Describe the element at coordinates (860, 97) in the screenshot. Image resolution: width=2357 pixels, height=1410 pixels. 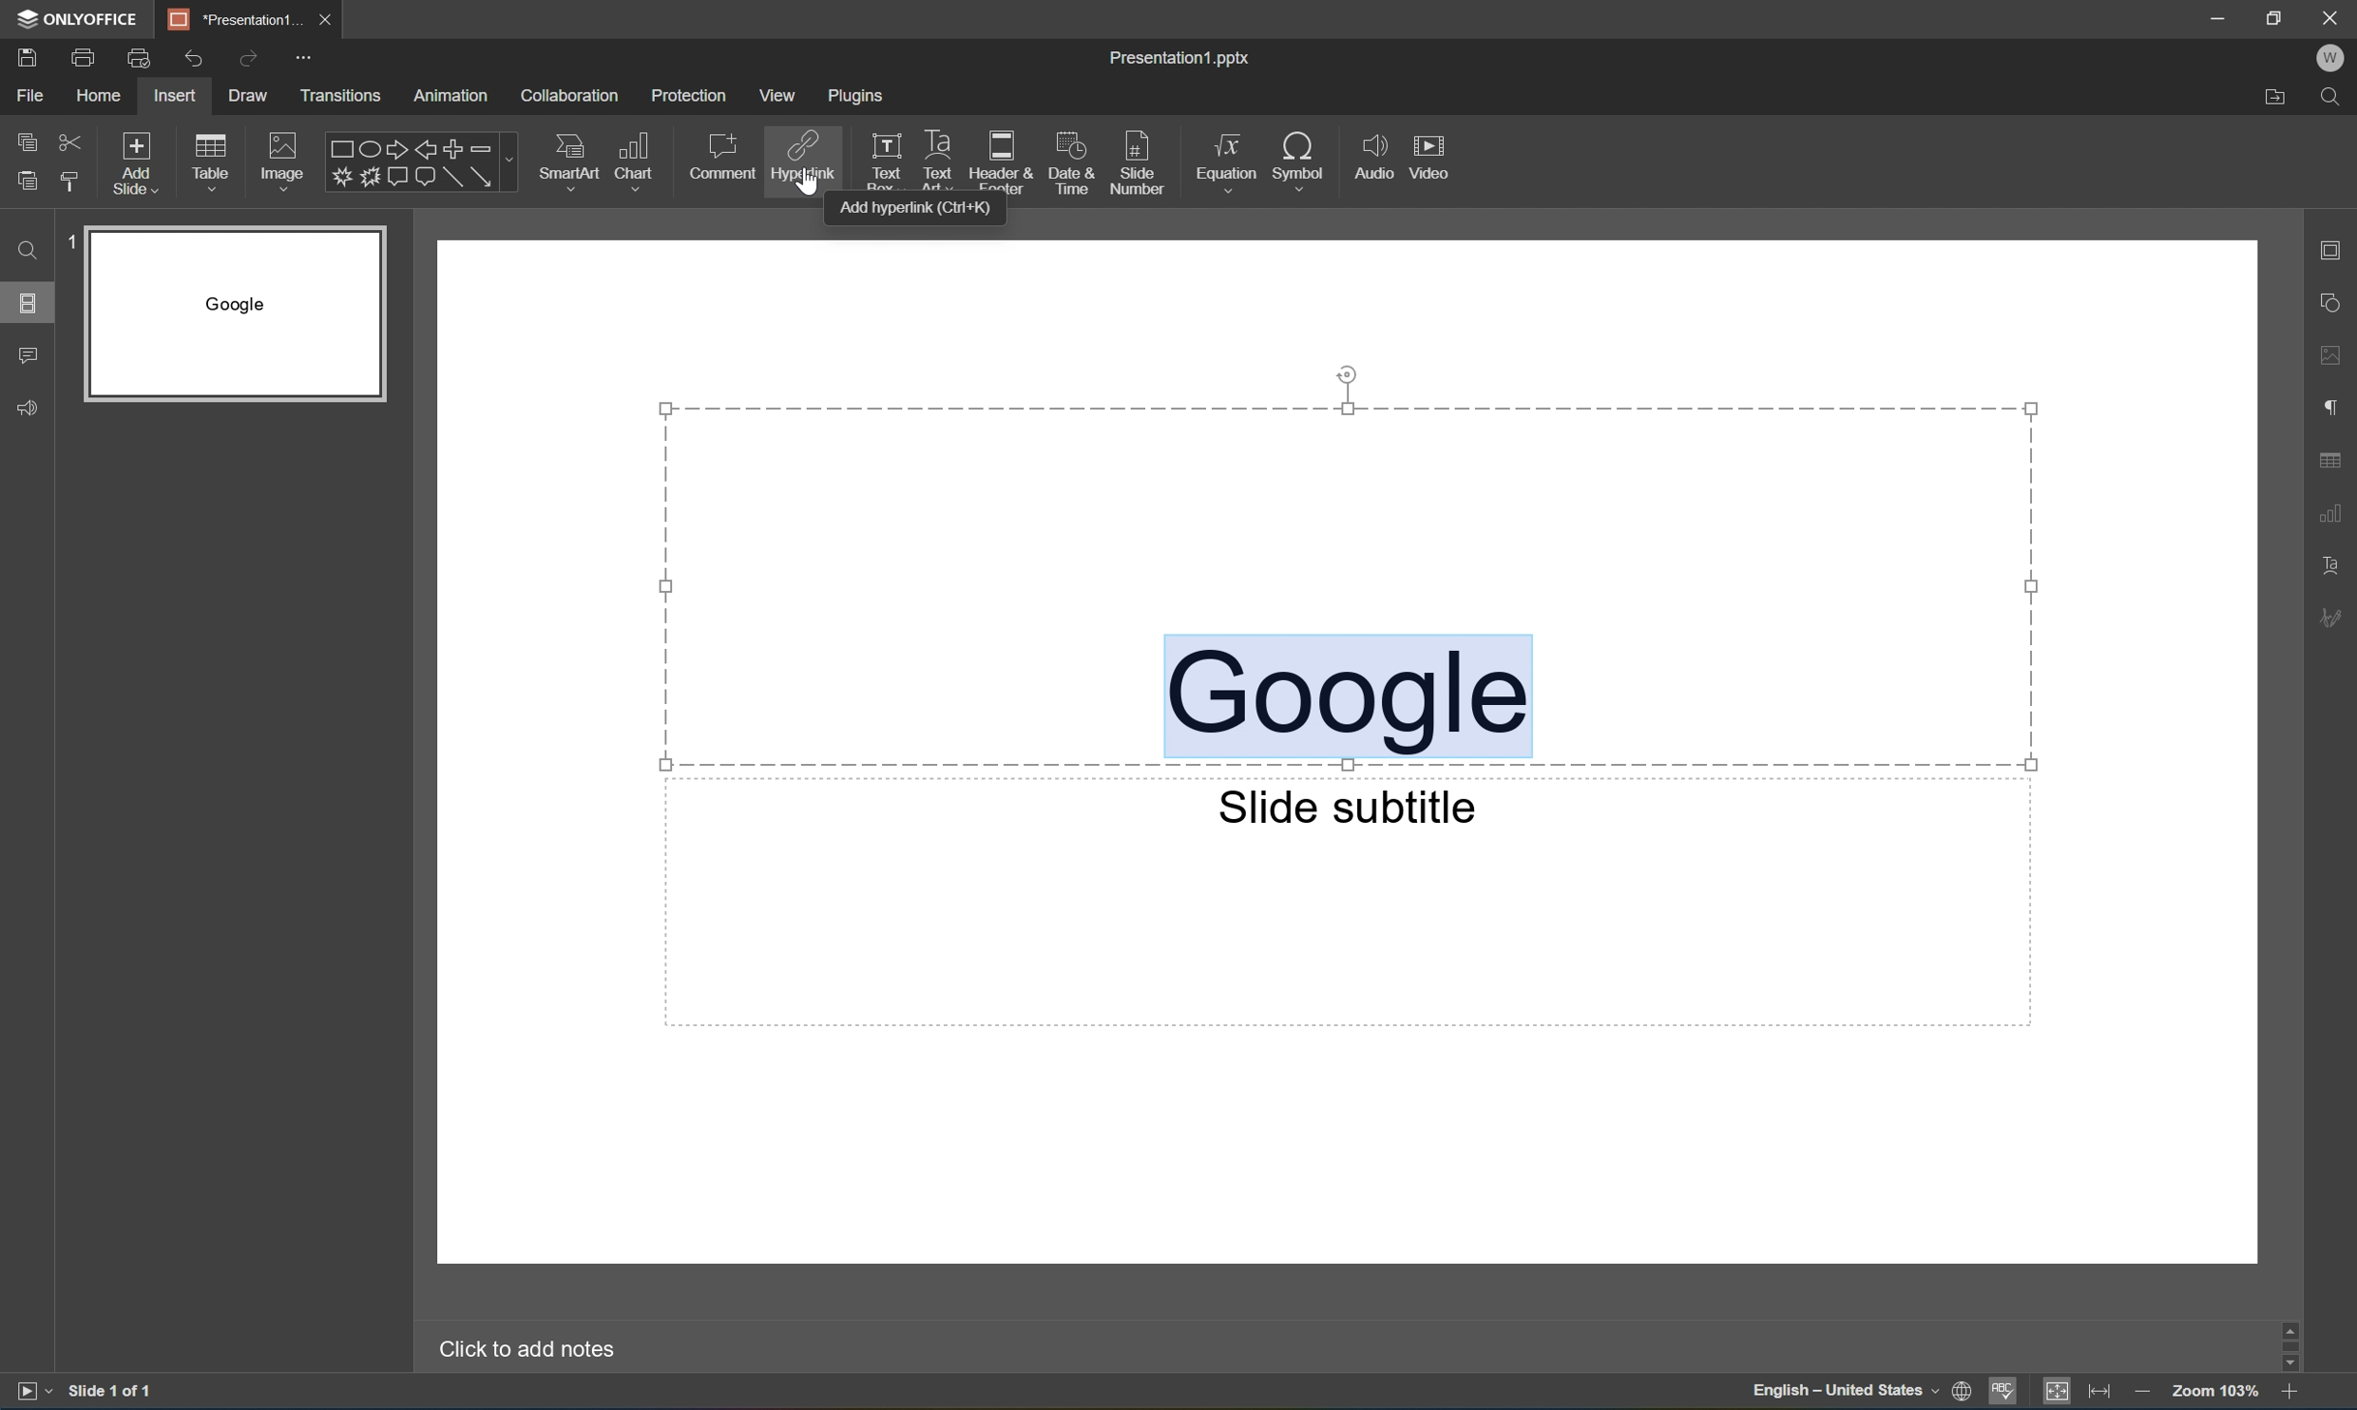
I see `Plugins` at that location.